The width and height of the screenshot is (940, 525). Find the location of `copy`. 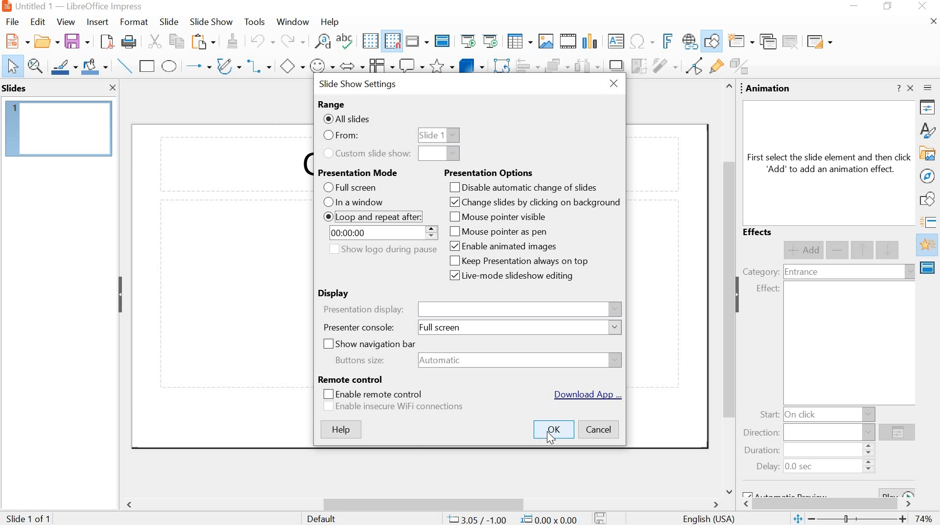

copy is located at coordinates (174, 41).